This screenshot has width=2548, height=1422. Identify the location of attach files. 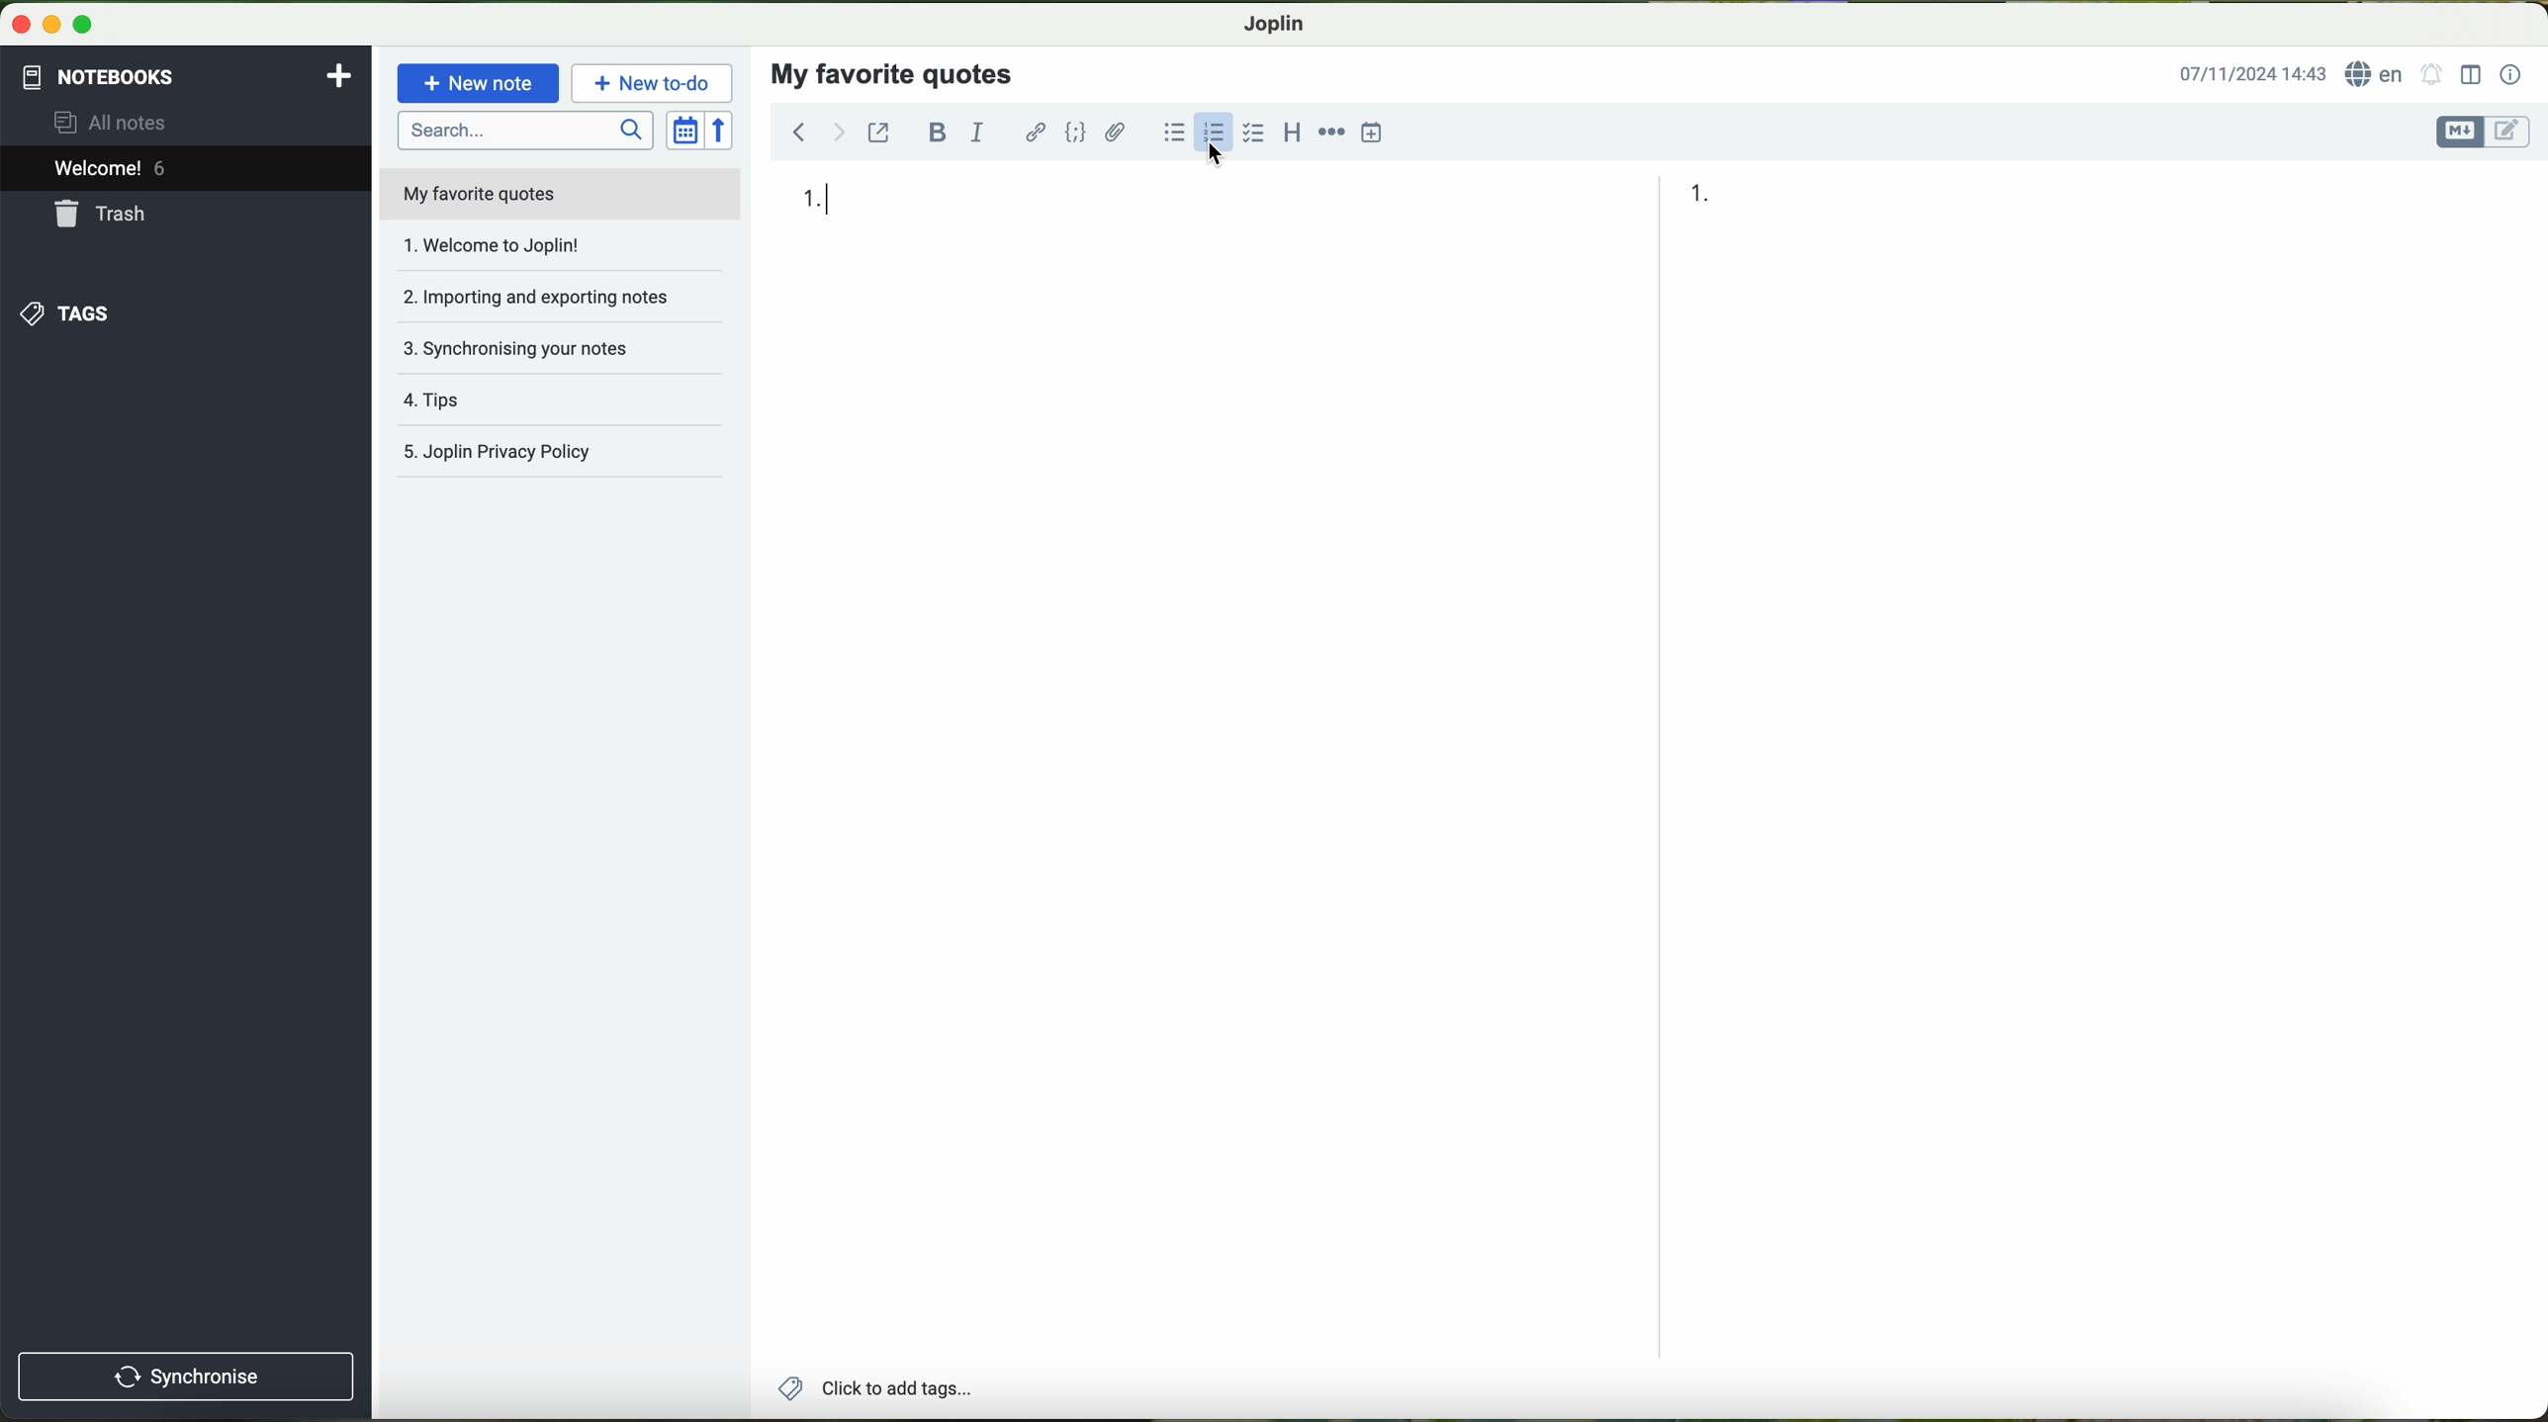
(1118, 136).